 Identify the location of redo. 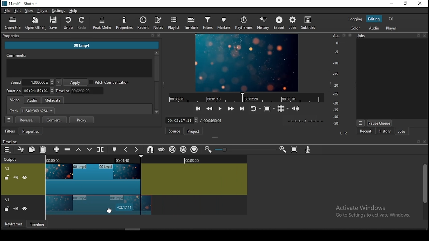
(83, 23).